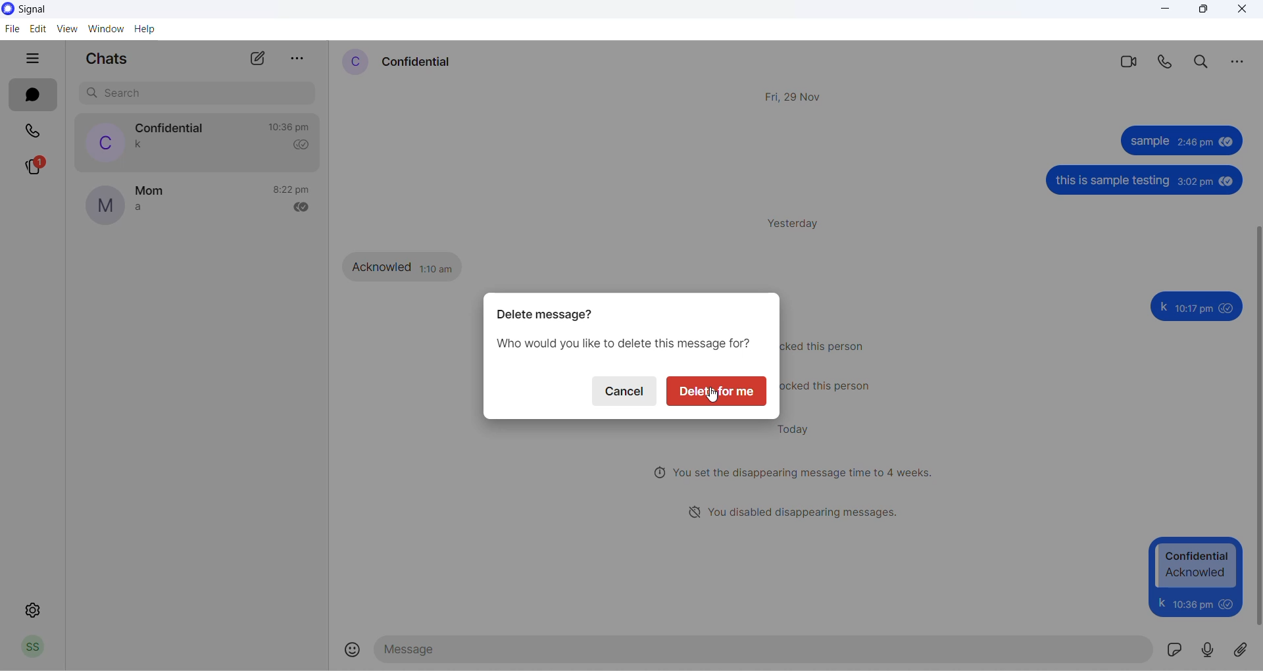 The image size is (1263, 671). I want to click on scroll bar, so click(1255, 426).